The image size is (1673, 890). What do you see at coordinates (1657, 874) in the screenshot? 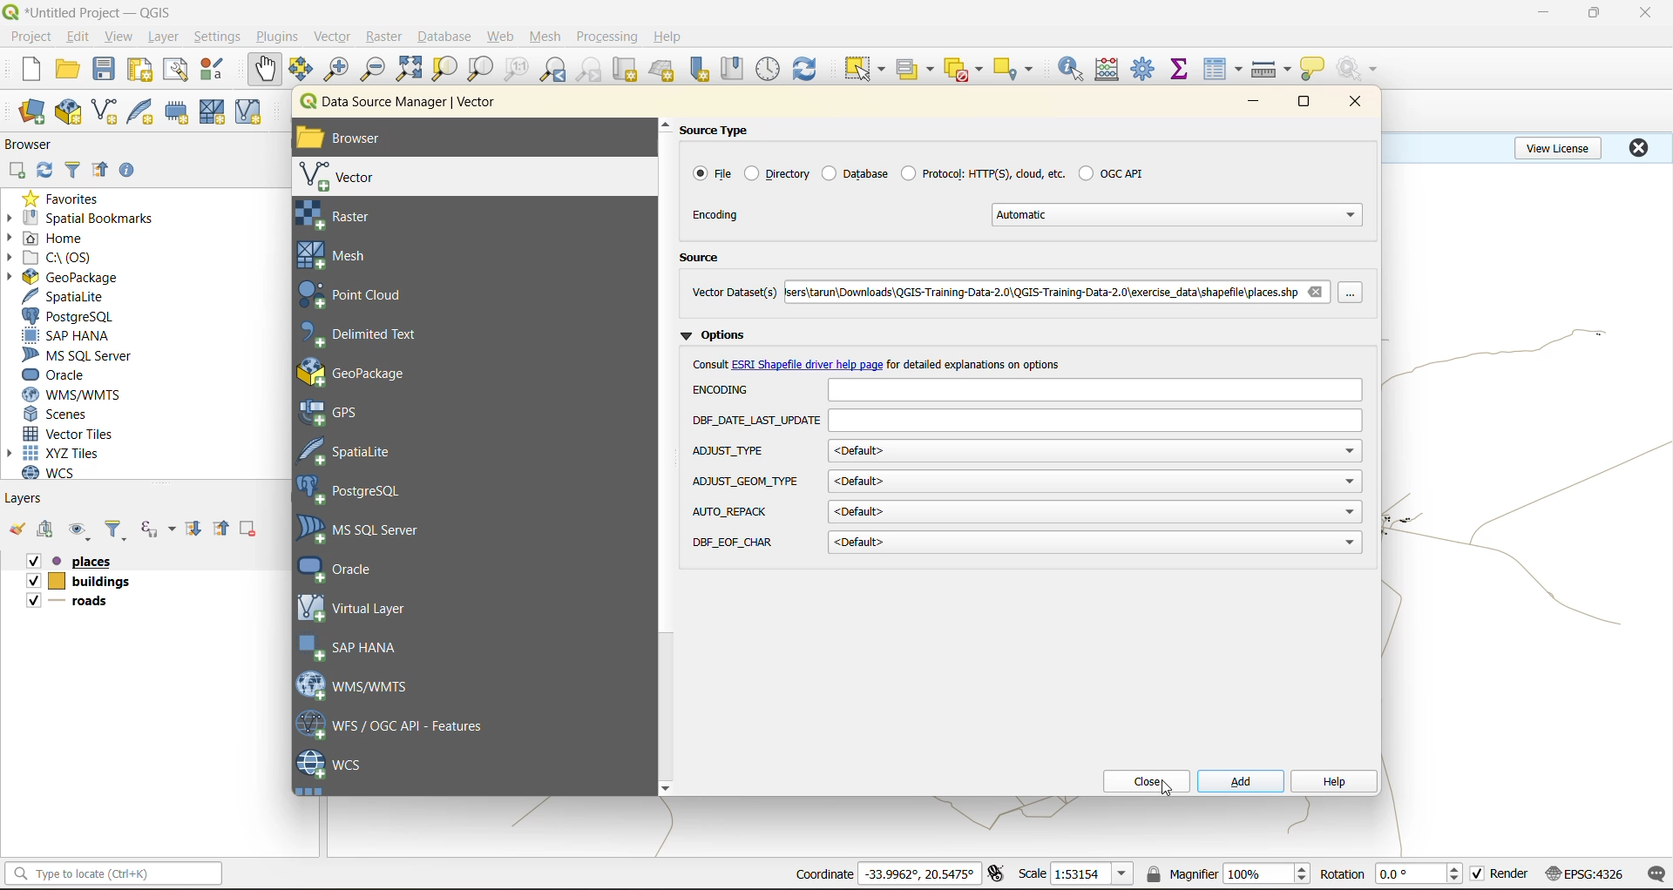
I see `log messages` at bounding box center [1657, 874].